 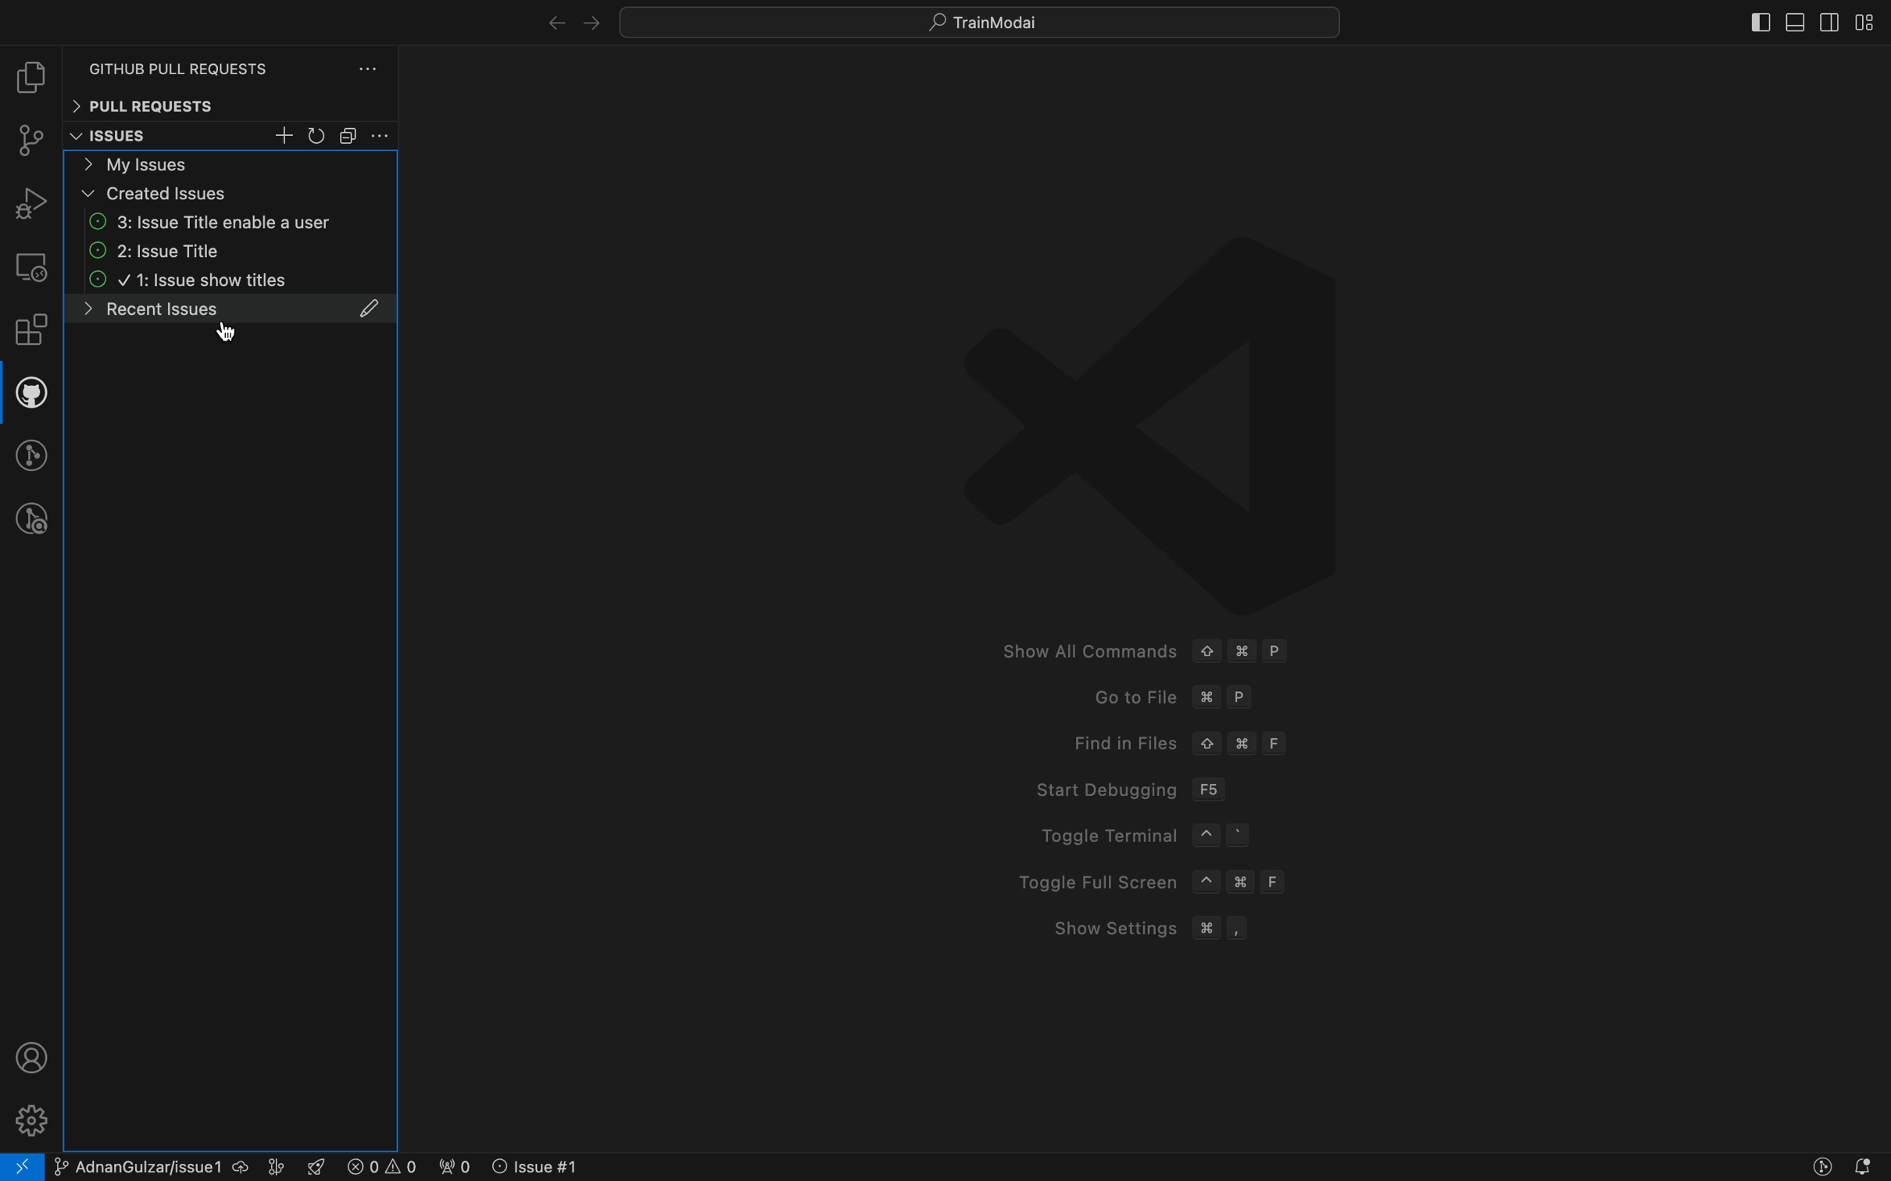 I want to click on git lens, so click(x=34, y=455).